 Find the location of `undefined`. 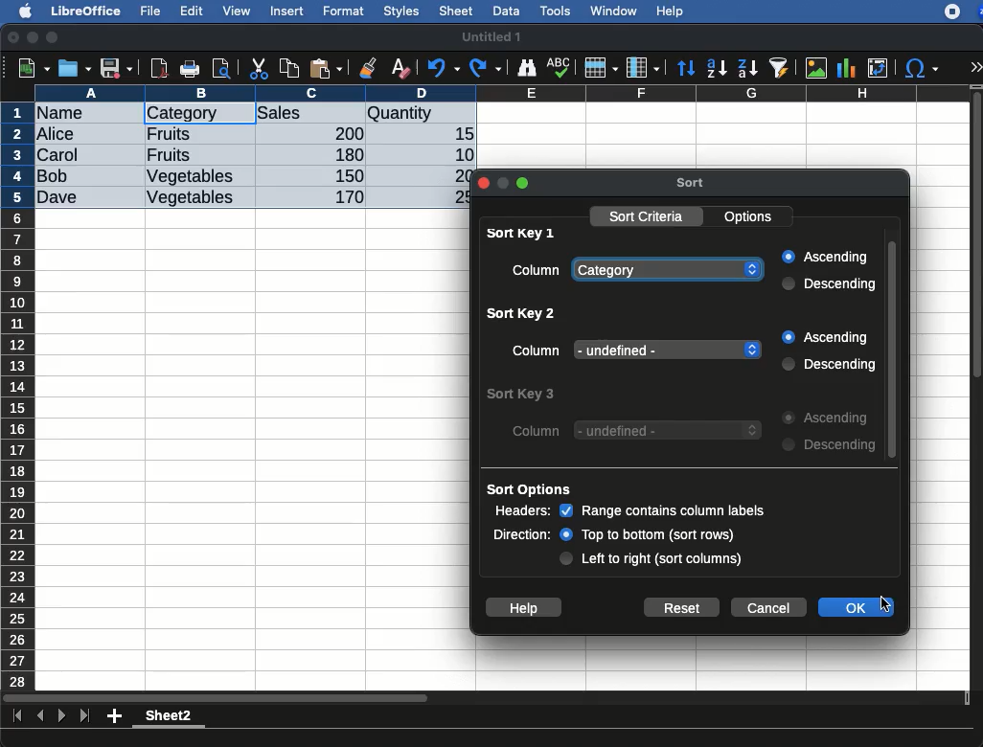

undefined is located at coordinates (668, 348).